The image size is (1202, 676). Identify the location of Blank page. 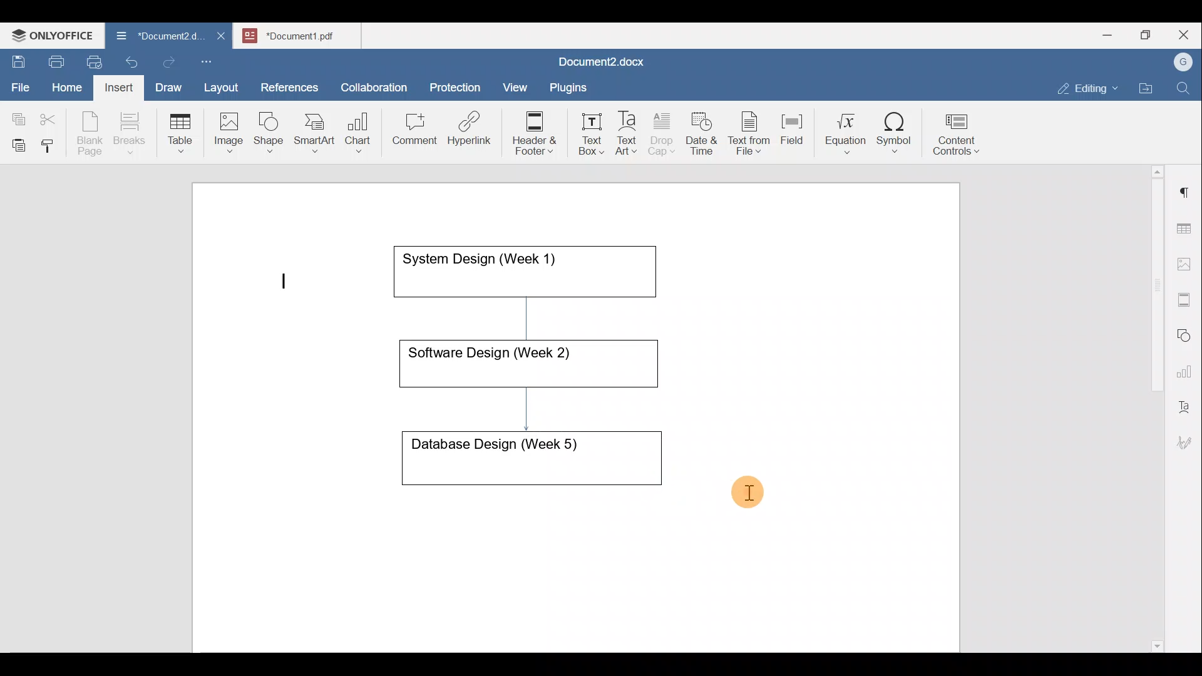
(91, 133).